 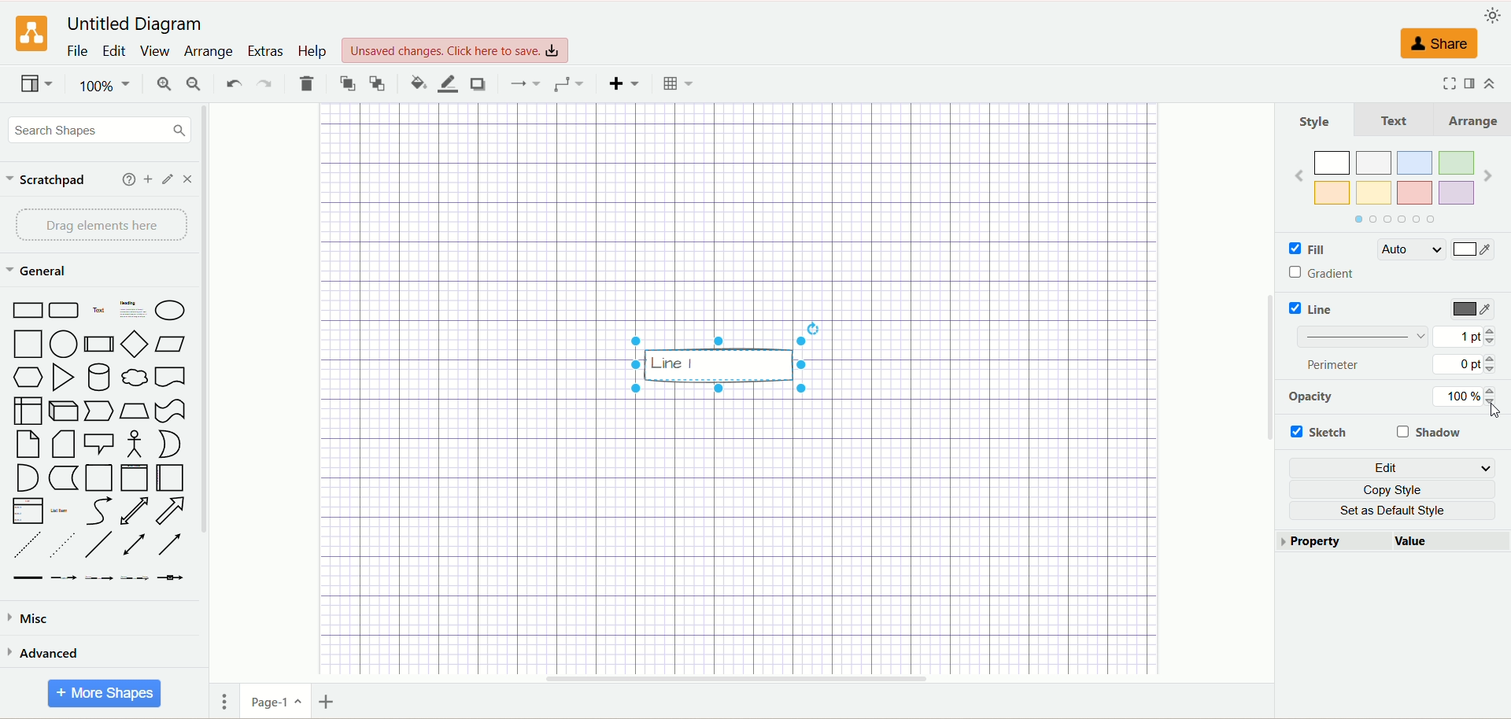 I want to click on Style, so click(x=1316, y=122).